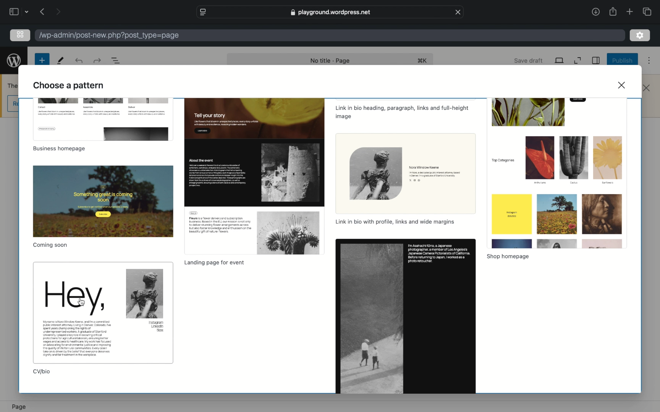  Describe the element at coordinates (42, 12) in the screenshot. I see `previous page` at that location.